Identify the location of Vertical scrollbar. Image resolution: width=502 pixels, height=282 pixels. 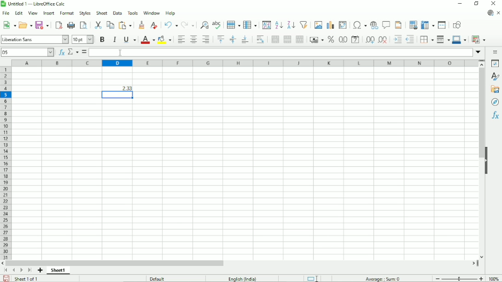
(482, 163).